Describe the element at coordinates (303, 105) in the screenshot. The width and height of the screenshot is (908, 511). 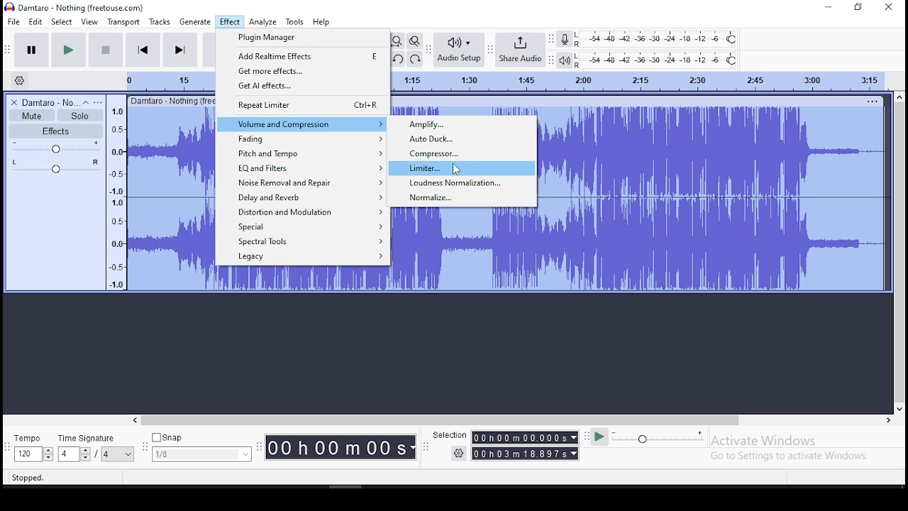
I see `repeat` at that location.